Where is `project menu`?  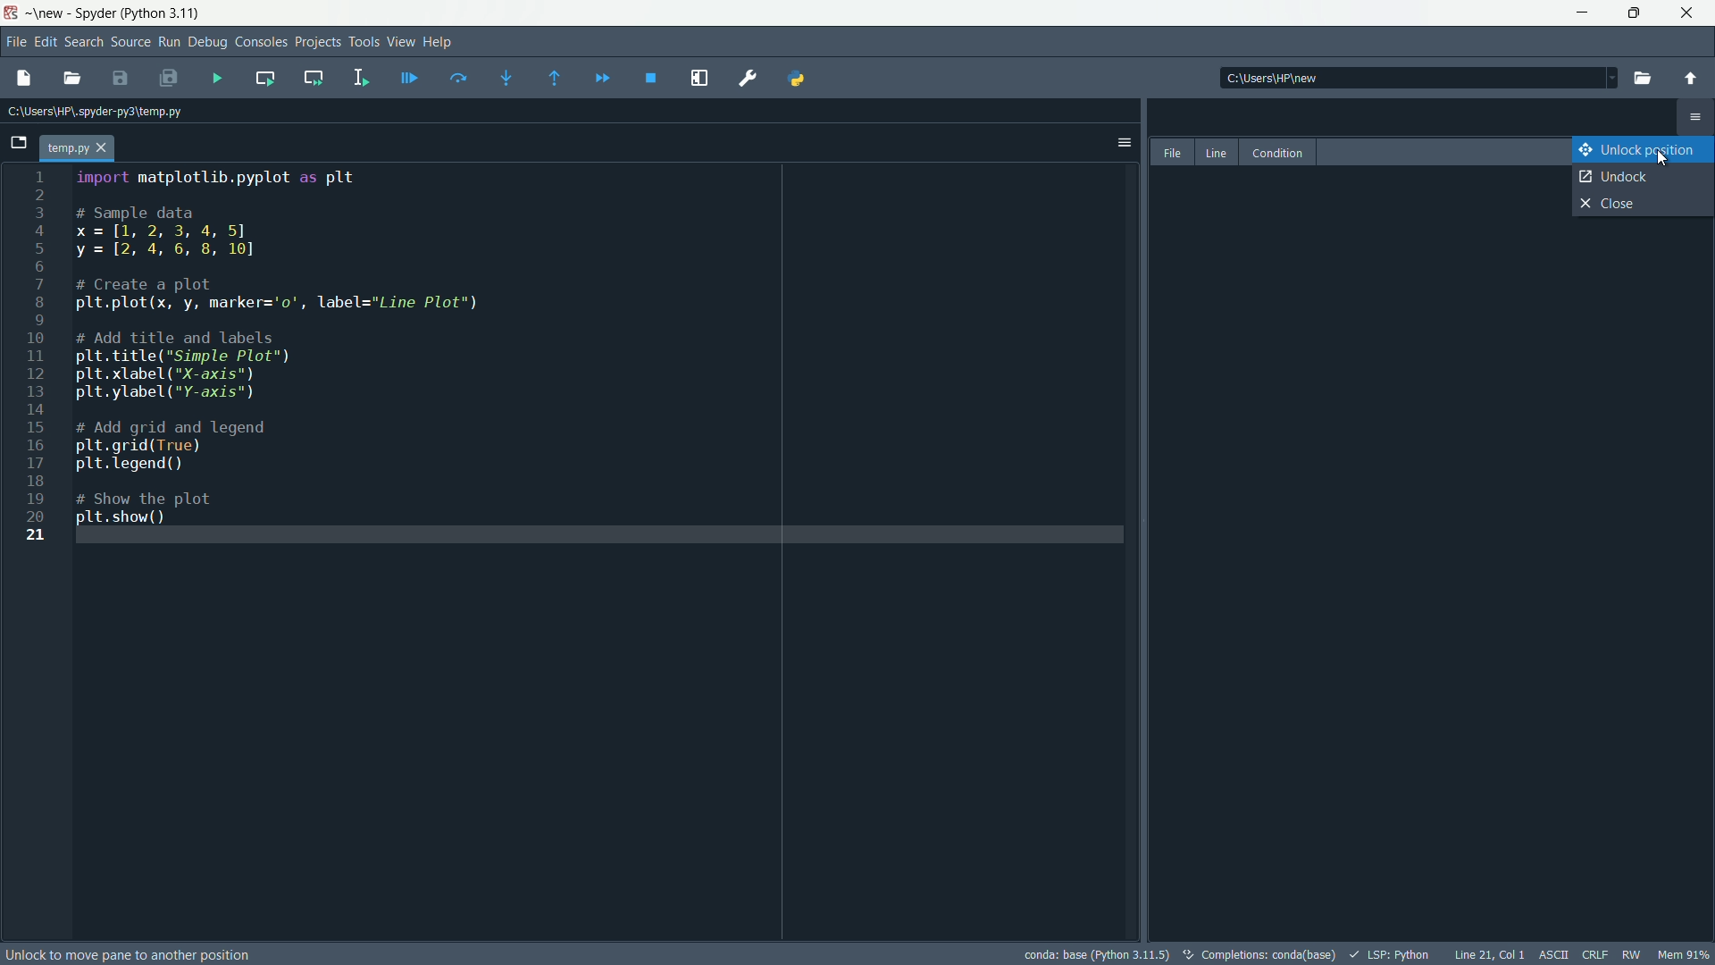
project menu is located at coordinates (316, 39).